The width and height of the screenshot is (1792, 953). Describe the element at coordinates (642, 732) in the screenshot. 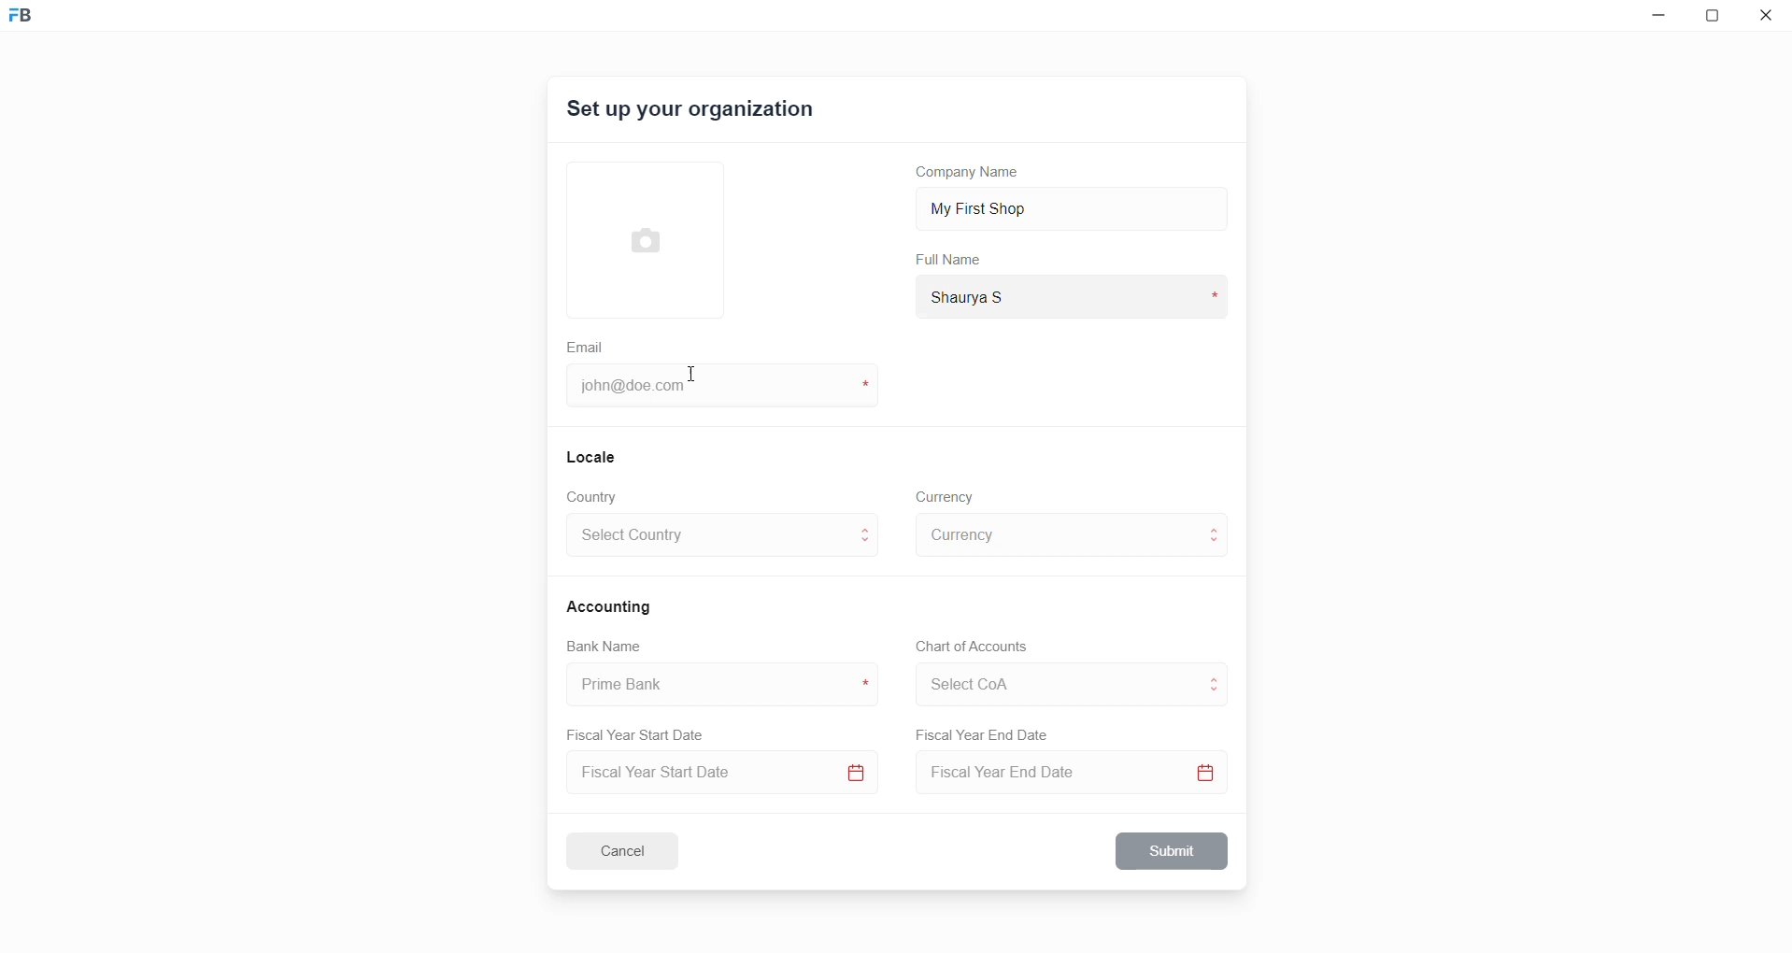

I see `Fiscal Year Start Date` at that location.